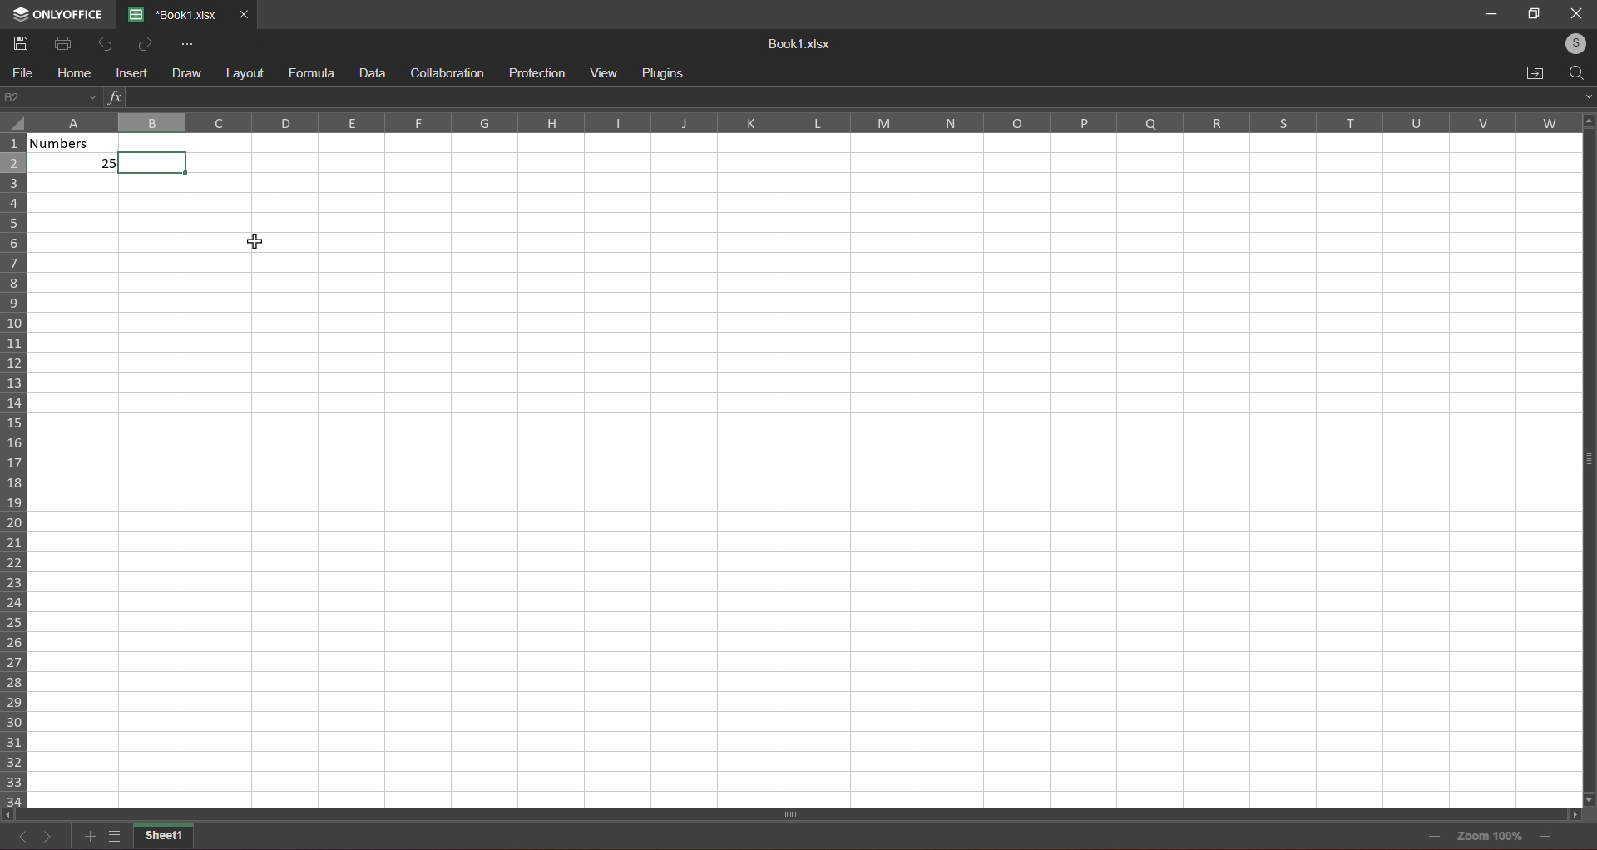 The height and width of the screenshot is (850, 1597). I want to click on select all, so click(15, 127).